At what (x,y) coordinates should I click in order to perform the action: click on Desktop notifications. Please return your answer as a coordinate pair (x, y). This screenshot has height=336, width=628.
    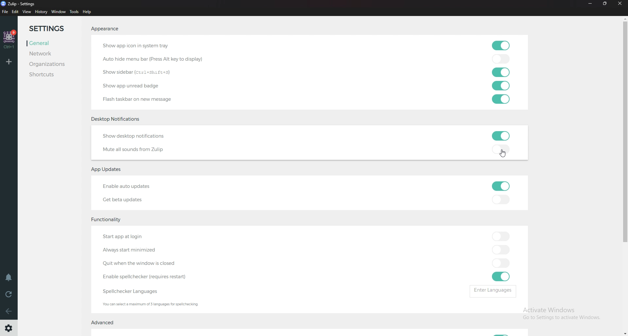
    Looking at the image, I should click on (117, 119).